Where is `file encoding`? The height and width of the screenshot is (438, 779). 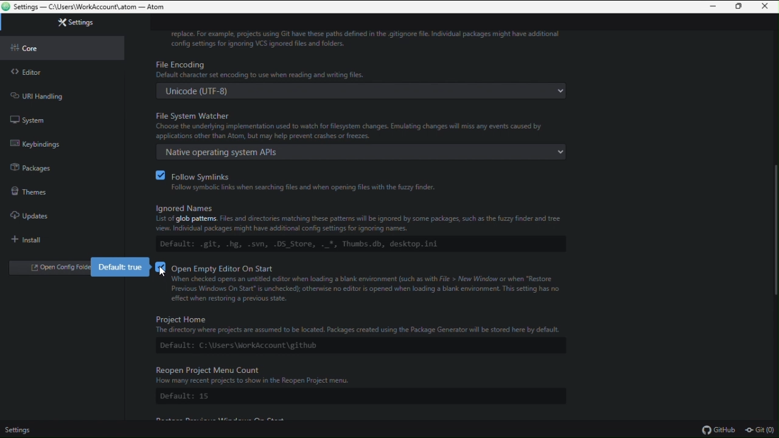
file encoding is located at coordinates (357, 68).